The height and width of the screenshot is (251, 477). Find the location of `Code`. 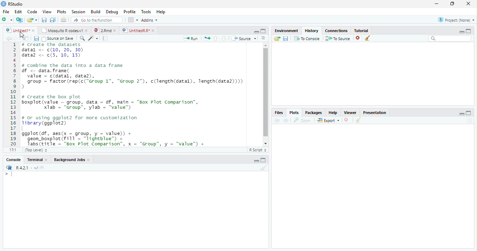

Code is located at coordinates (32, 12).